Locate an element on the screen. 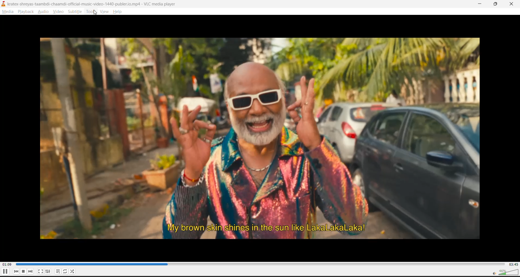 The image size is (520, 277). random is located at coordinates (73, 272).